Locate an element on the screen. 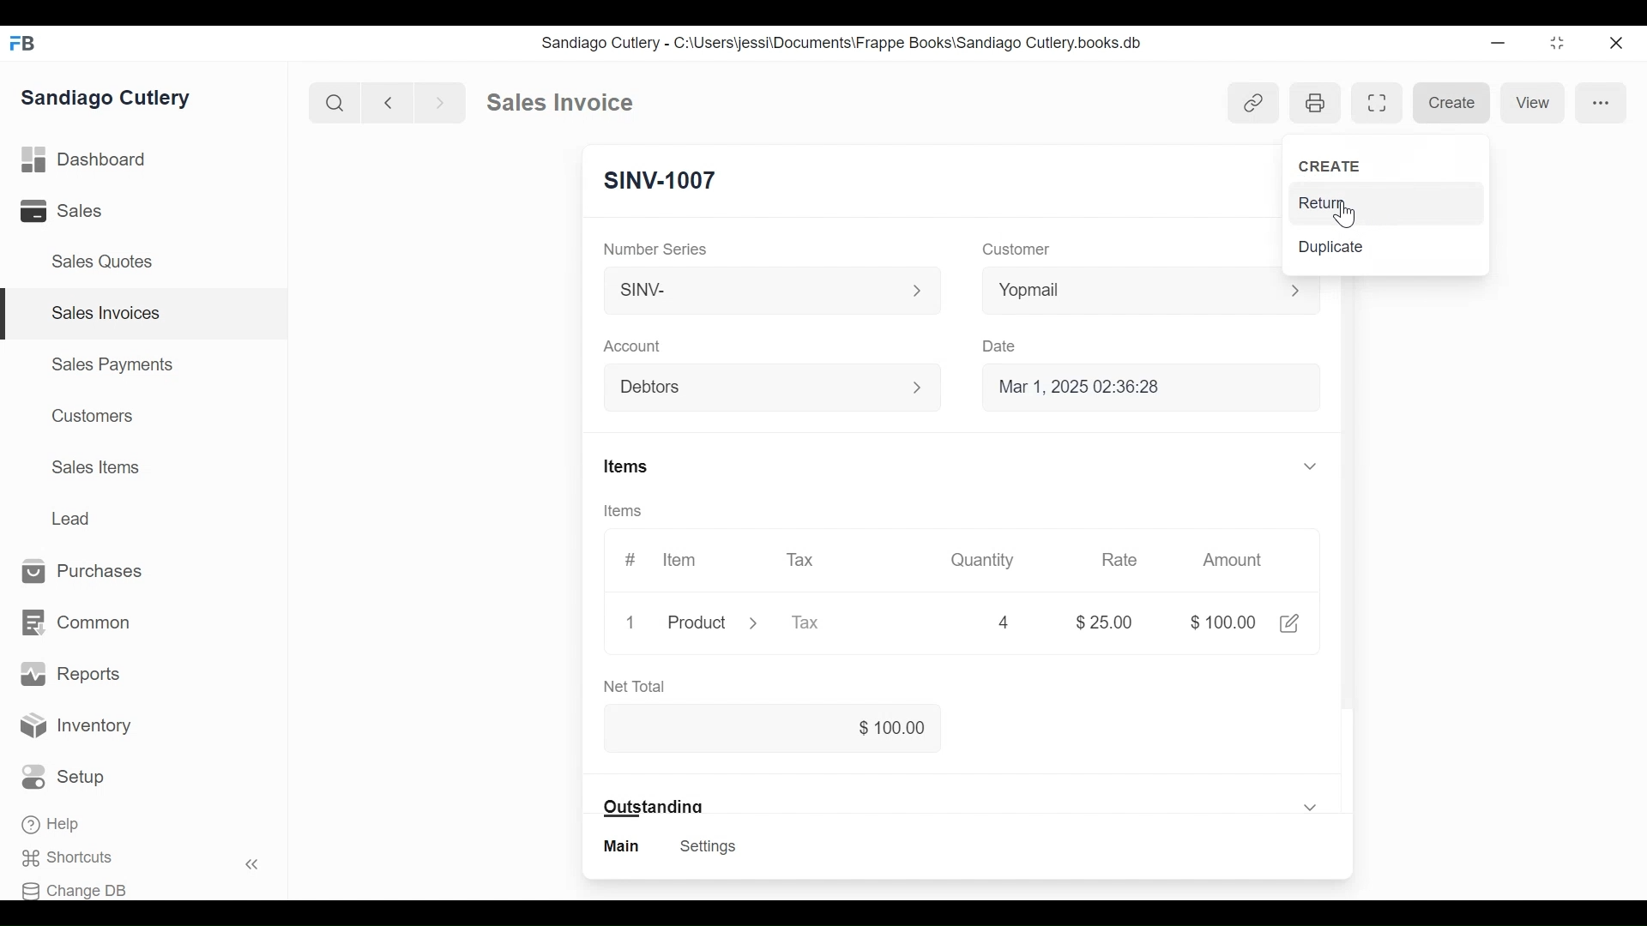 The width and height of the screenshot is (1647, 926). Product  is located at coordinates (710, 623).